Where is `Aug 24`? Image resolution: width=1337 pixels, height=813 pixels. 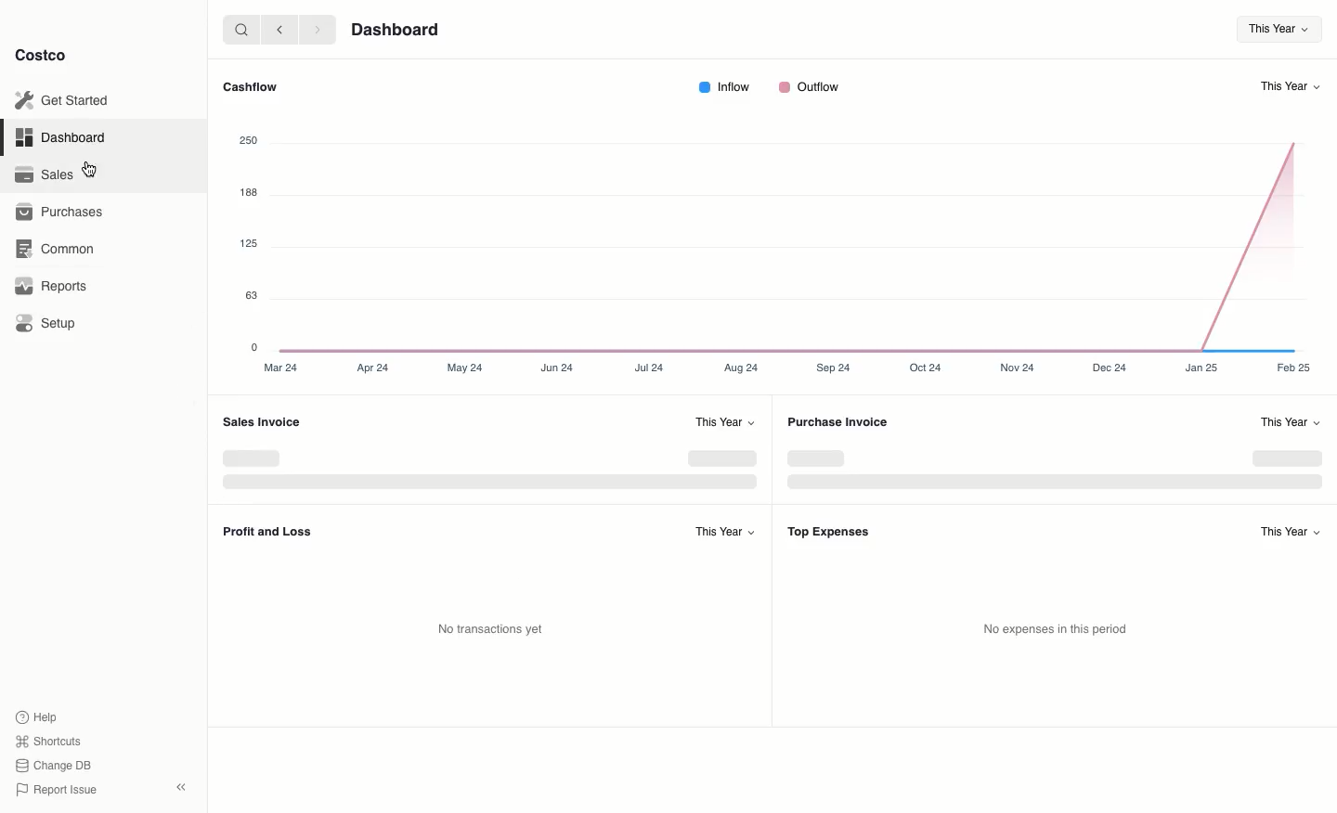 Aug 24 is located at coordinates (739, 368).